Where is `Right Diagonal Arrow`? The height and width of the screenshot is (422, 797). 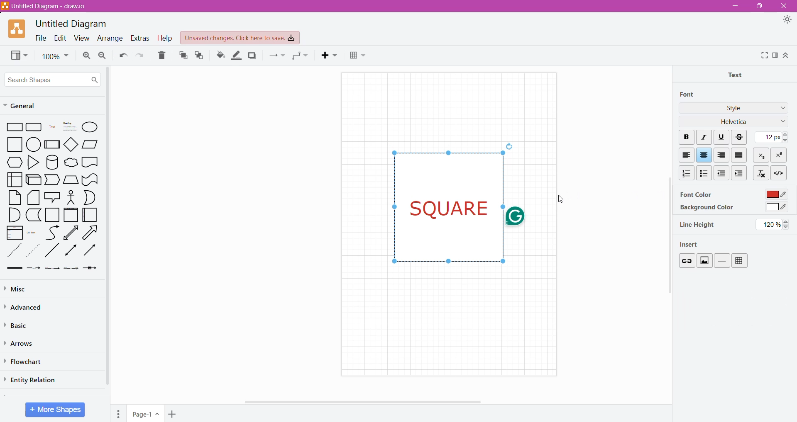 Right Diagonal Arrow is located at coordinates (91, 233).